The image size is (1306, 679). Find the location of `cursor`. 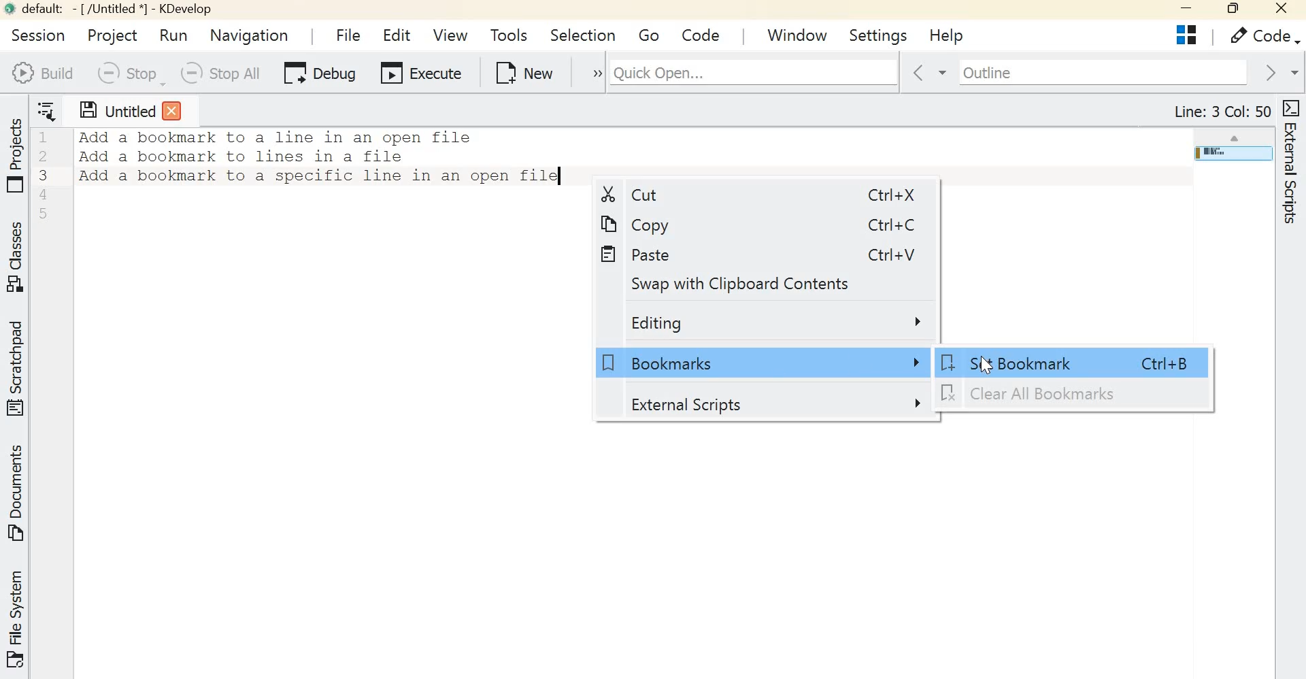

cursor is located at coordinates (983, 366).